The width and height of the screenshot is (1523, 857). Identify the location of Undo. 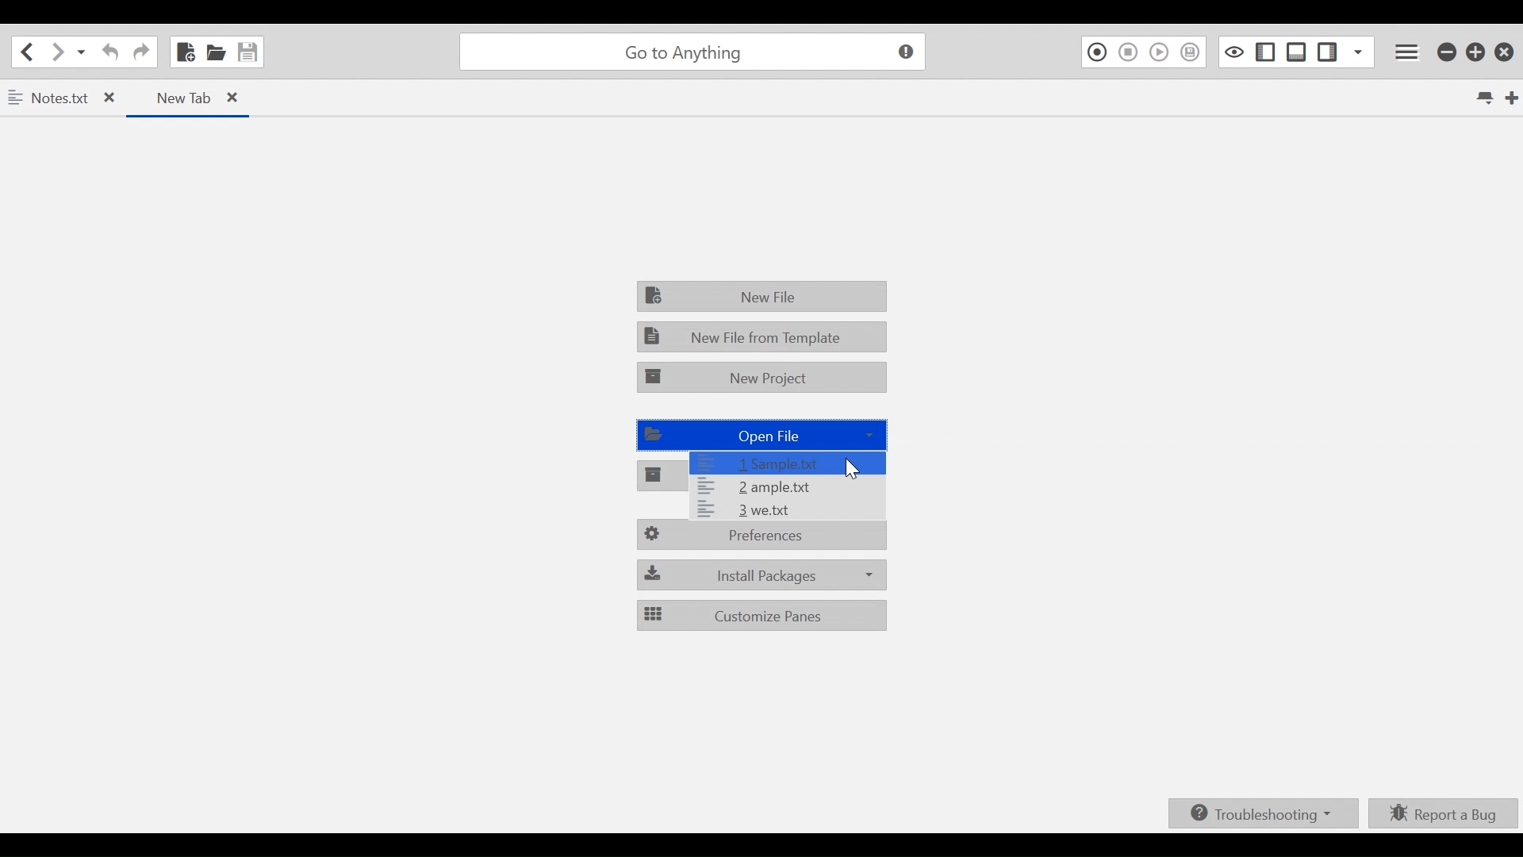
(111, 52).